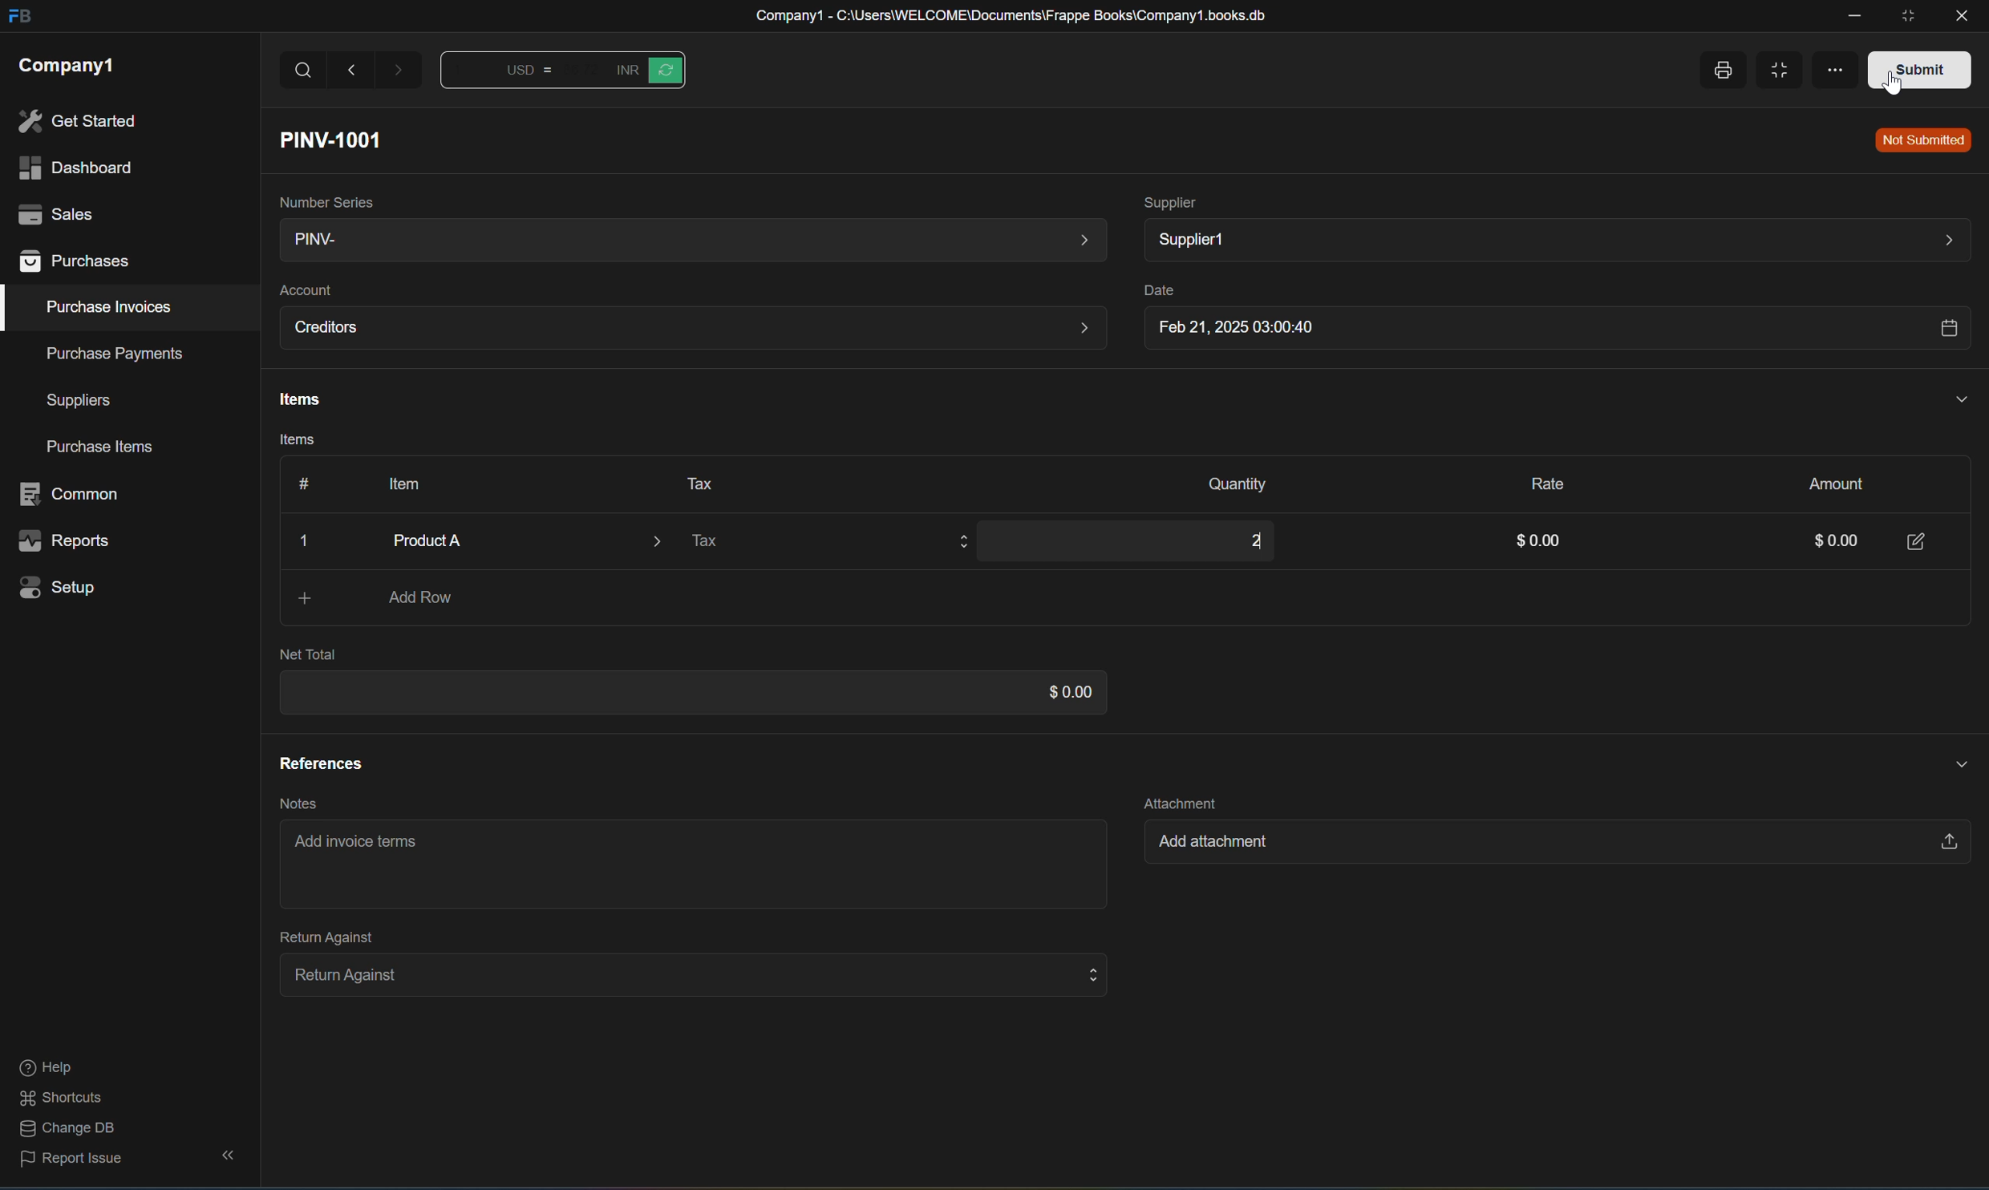  I want to click on Supplier1, so click(1554, 239).